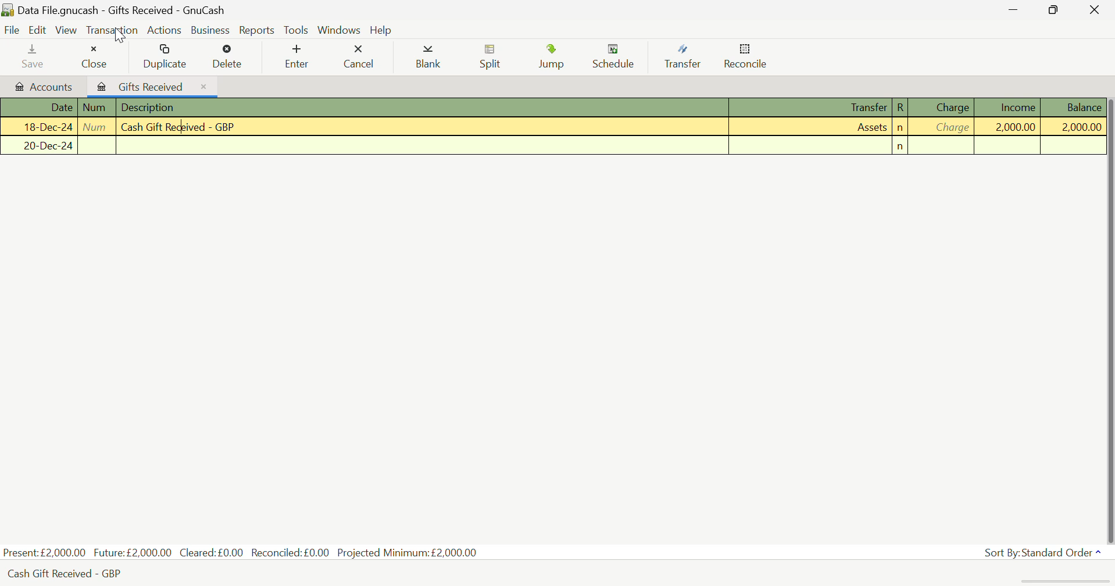 The width and height of the screenshot is (1115, 586). Describe the element at coordinates (118, 35) in the screenshot. I see `Cursor on Transaction` at that location.